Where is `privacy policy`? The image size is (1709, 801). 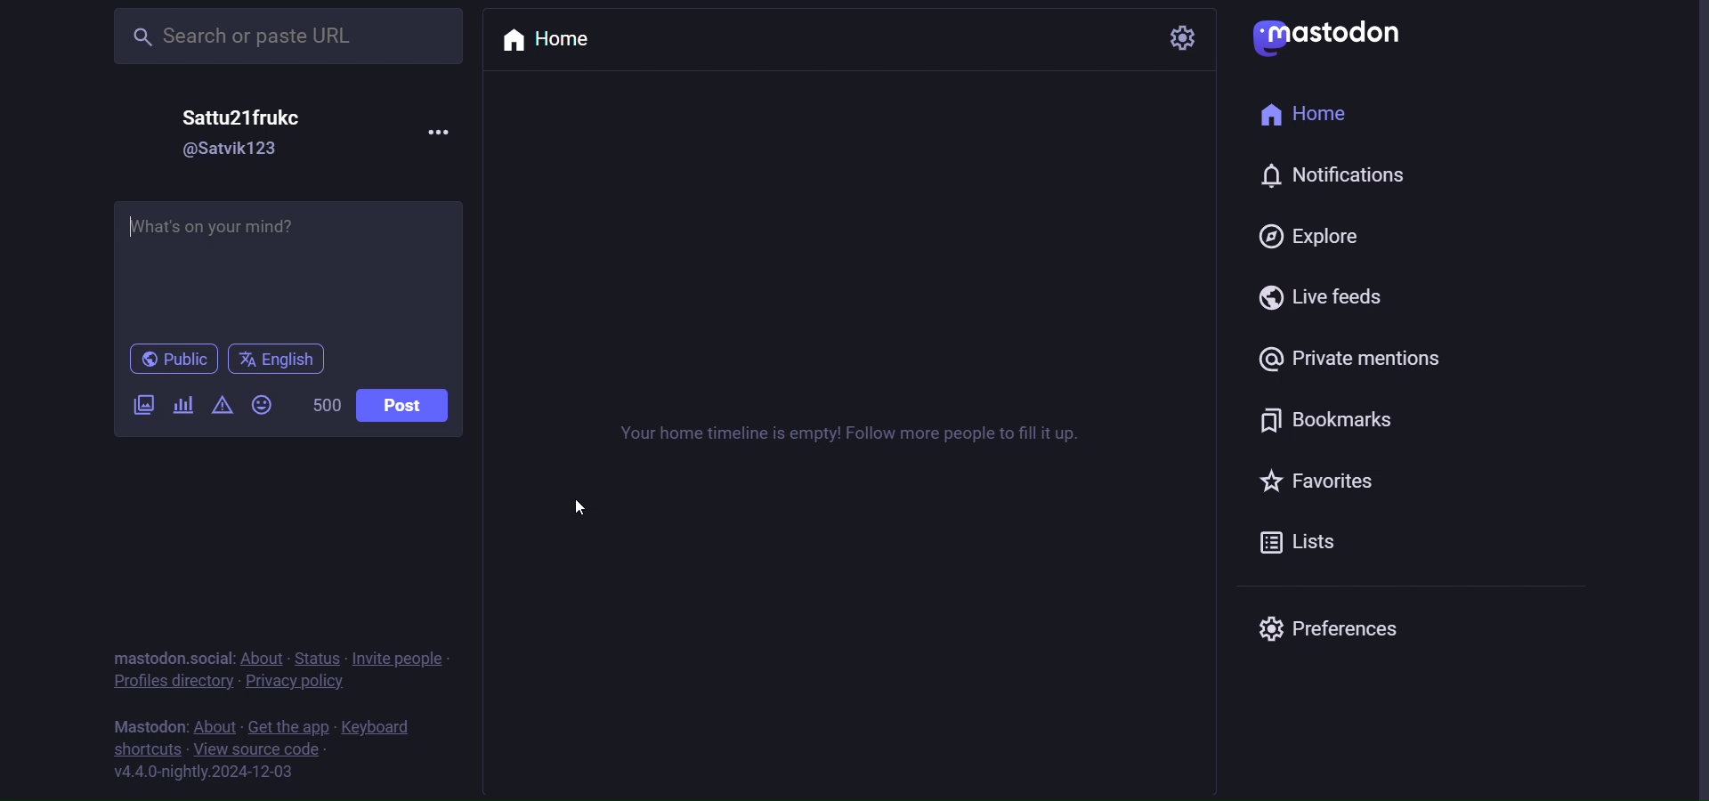 privacy policy is located at coordinates (296, 684).